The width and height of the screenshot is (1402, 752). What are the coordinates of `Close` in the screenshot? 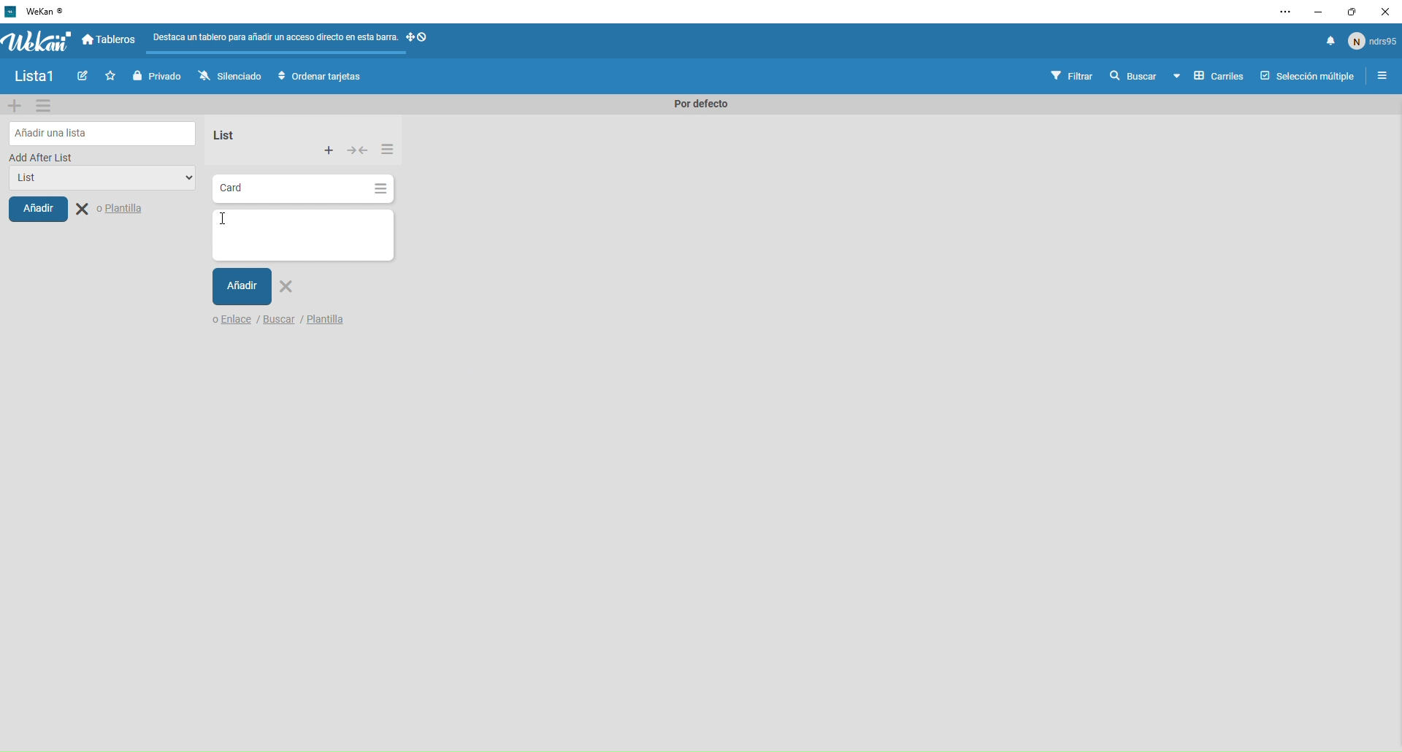 It's located at (112, 210).